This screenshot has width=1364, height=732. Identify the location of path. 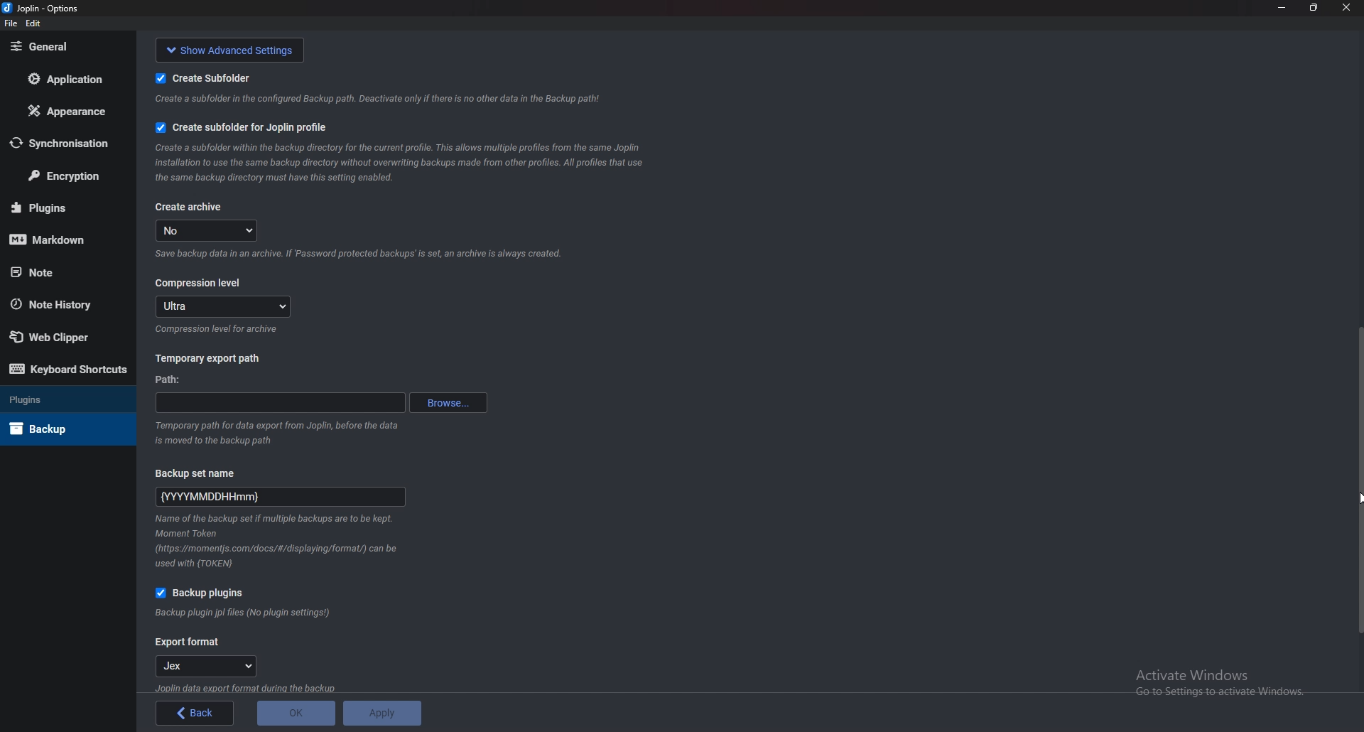
(172, 381).